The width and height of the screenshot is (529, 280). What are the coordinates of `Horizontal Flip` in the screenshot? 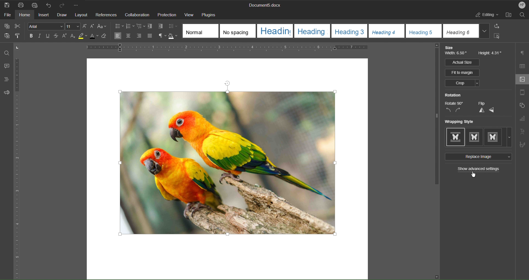 It's located at (492, 110).